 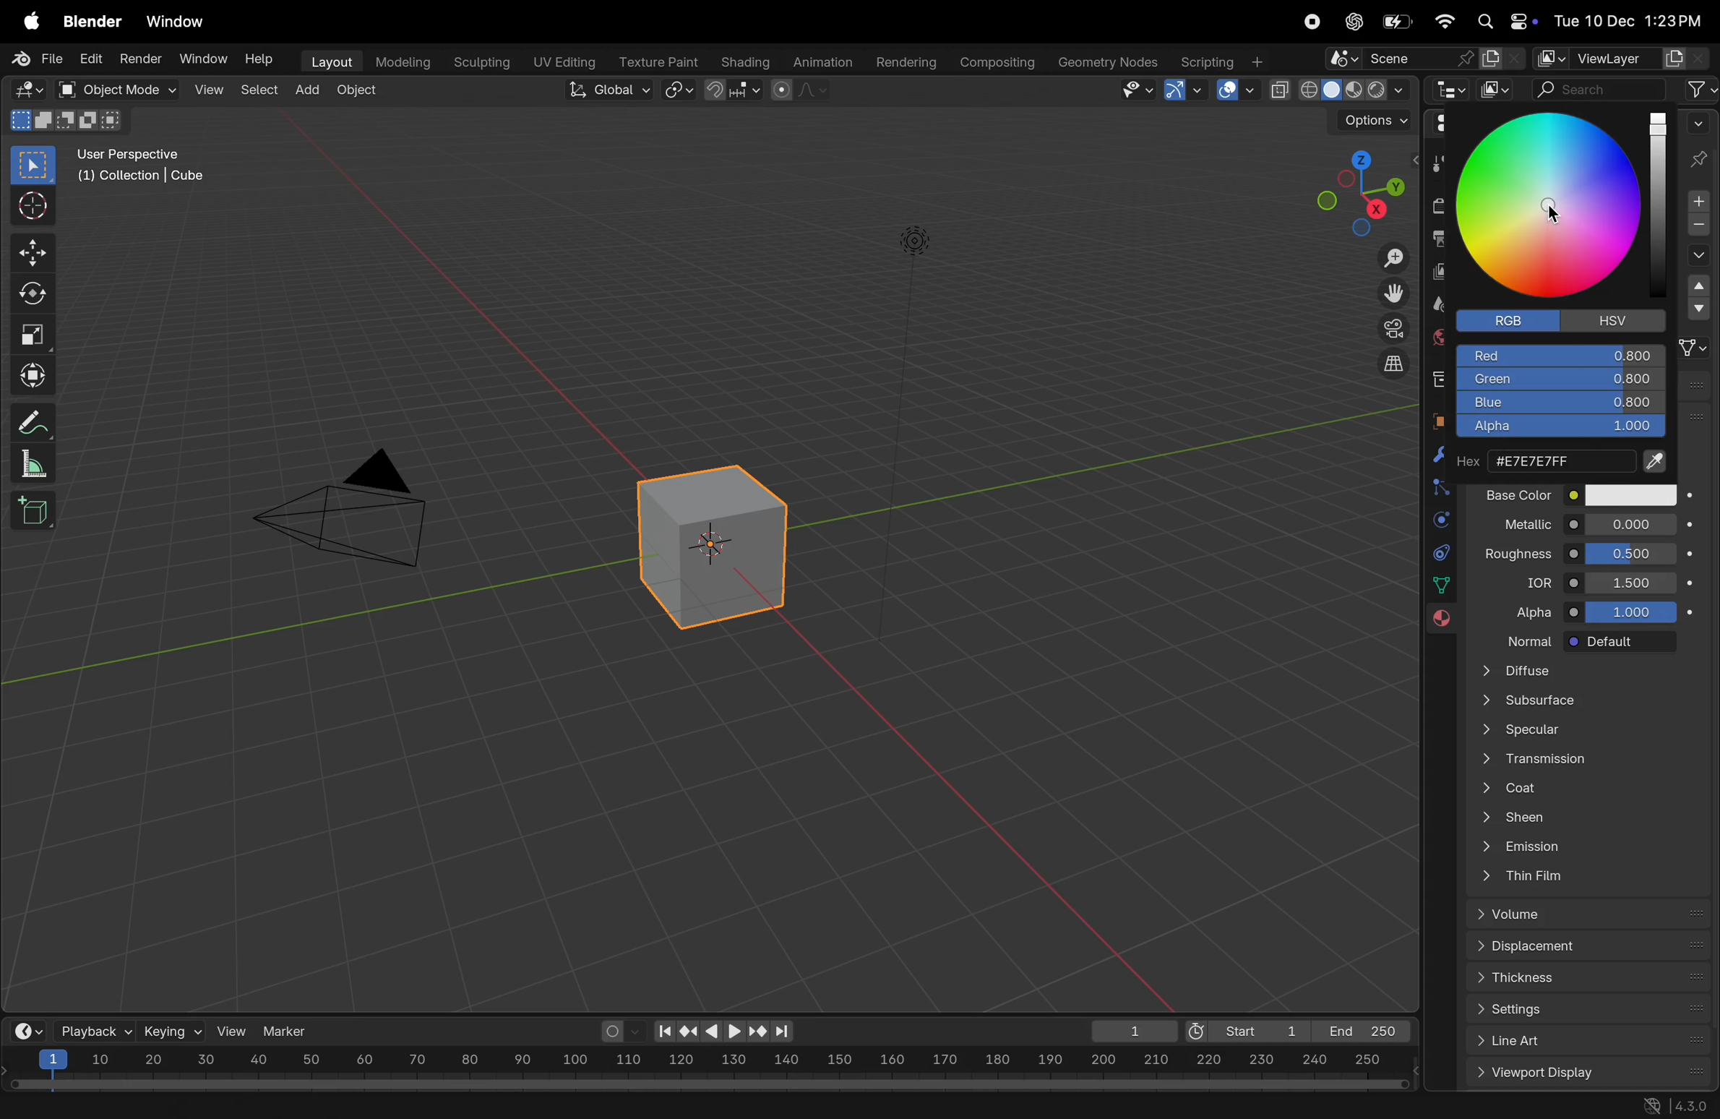 What do you see at coordinates (1387, 260) in the screenshot?
I see `zoom` at bounding box center [1387, 260].